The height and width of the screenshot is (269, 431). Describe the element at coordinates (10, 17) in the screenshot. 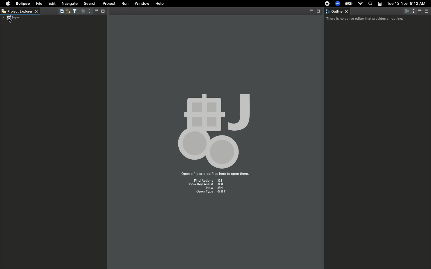

I see `New` at that location.